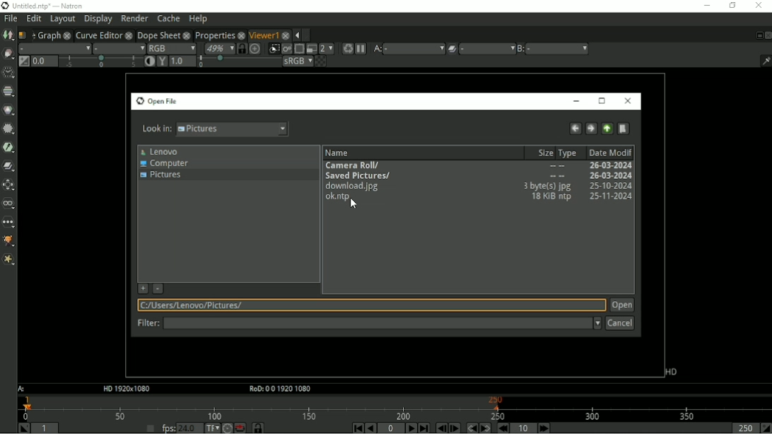  What do you see at coordinates (156, 101) in the screenshot?
I see `Open File` at bounding box center [156, 101].